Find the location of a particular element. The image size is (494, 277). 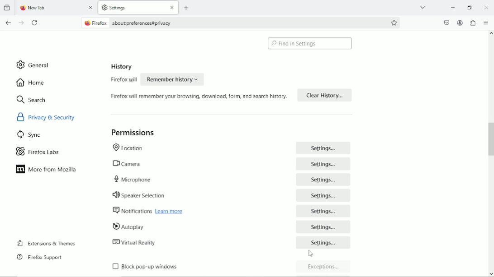

notifications is located at coordinates (131, 210).